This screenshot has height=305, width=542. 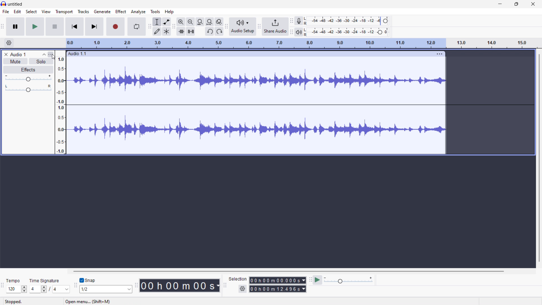 I want to click on untitled, so click(x=15, y=4).